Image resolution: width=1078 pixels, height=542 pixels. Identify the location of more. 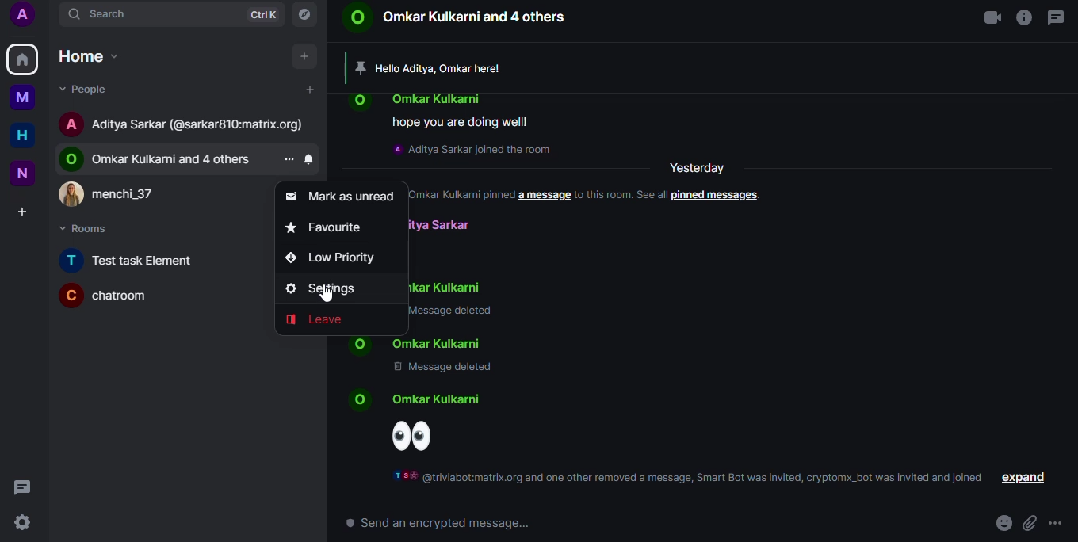
(1059, 523).